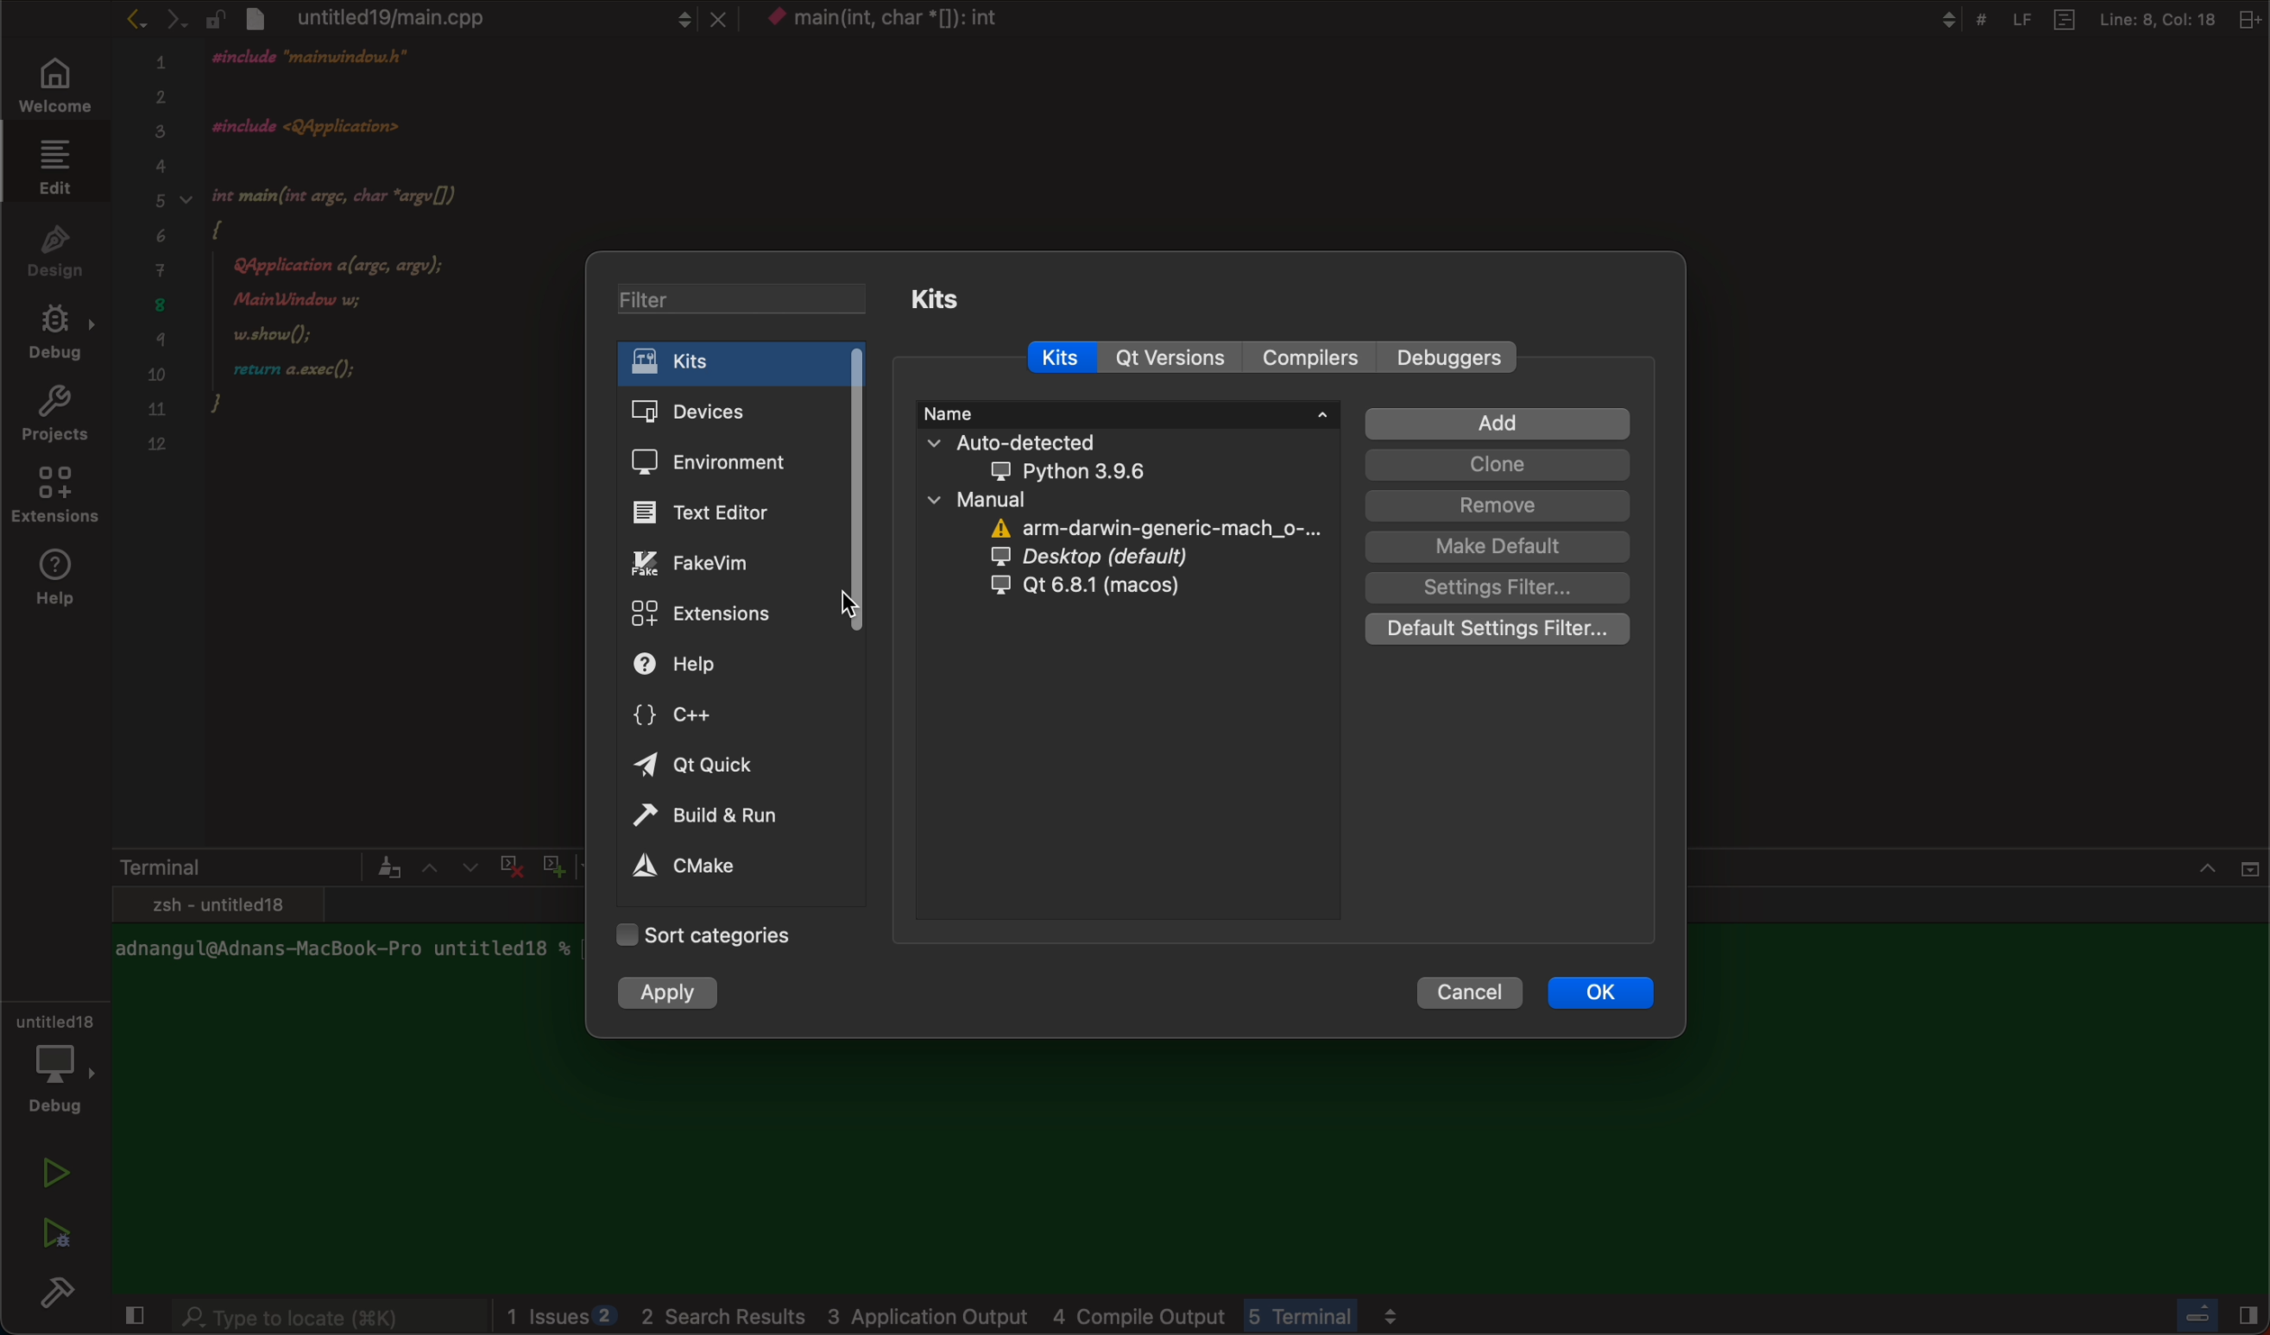 The width and height of the screenshot is (2270, 1335). What do you see at coordinates (741, 510) in the screenshot?
I see `text editor` at bounding box center [741, 510].